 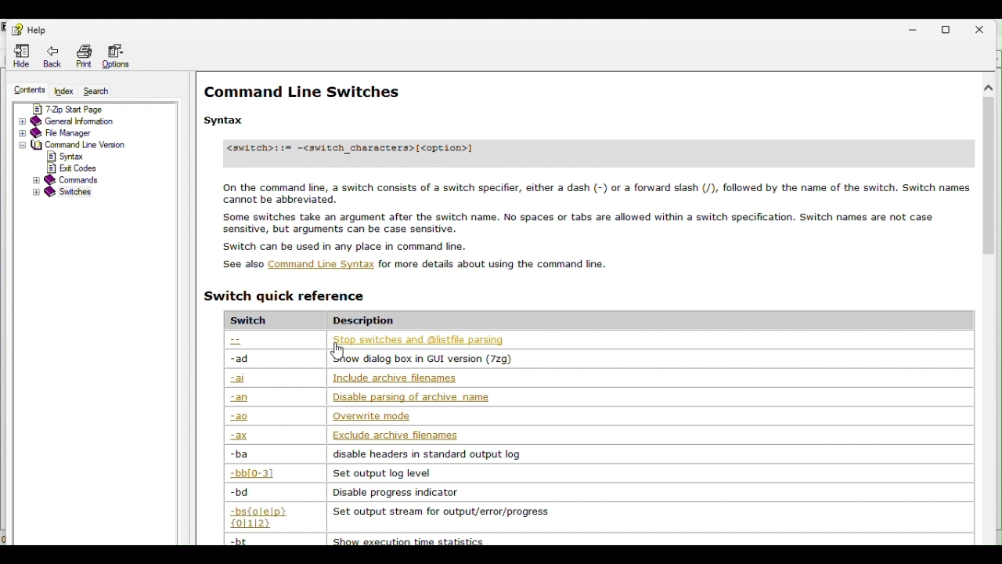 I want to click on Options, so click(x=120, y=57).